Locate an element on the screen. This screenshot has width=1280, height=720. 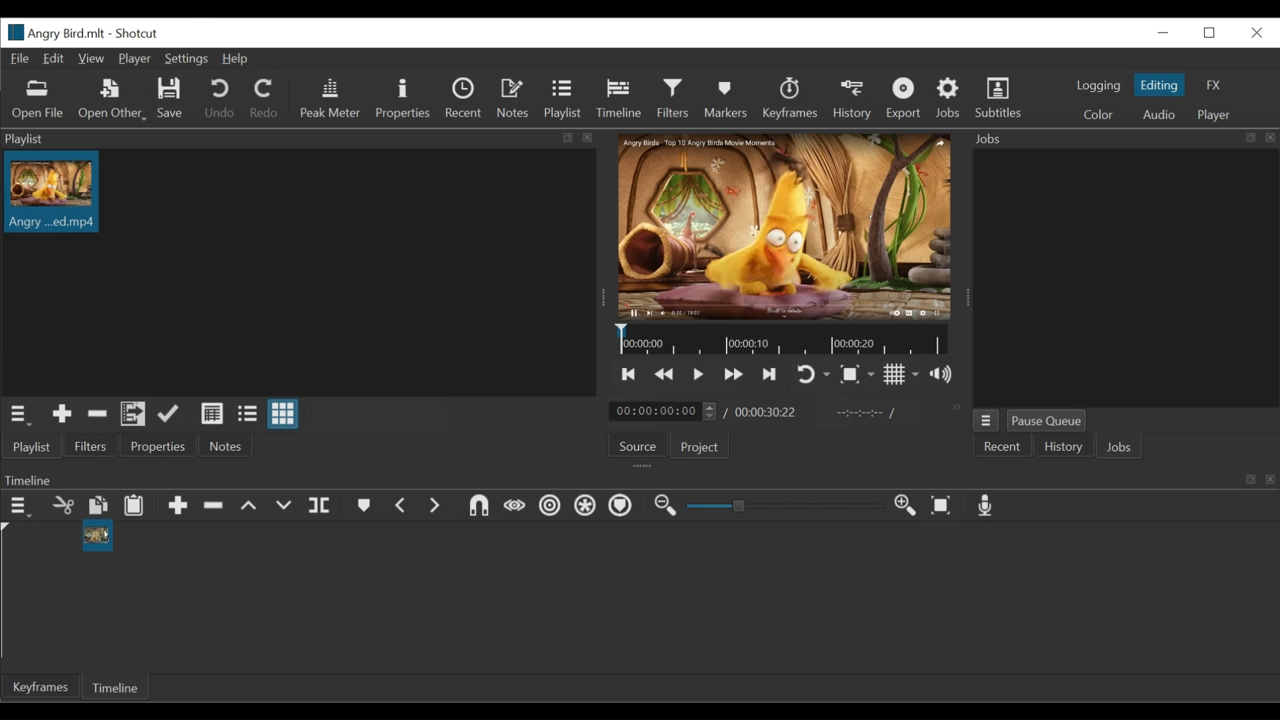
View as files is located at coordinates (247, 413).